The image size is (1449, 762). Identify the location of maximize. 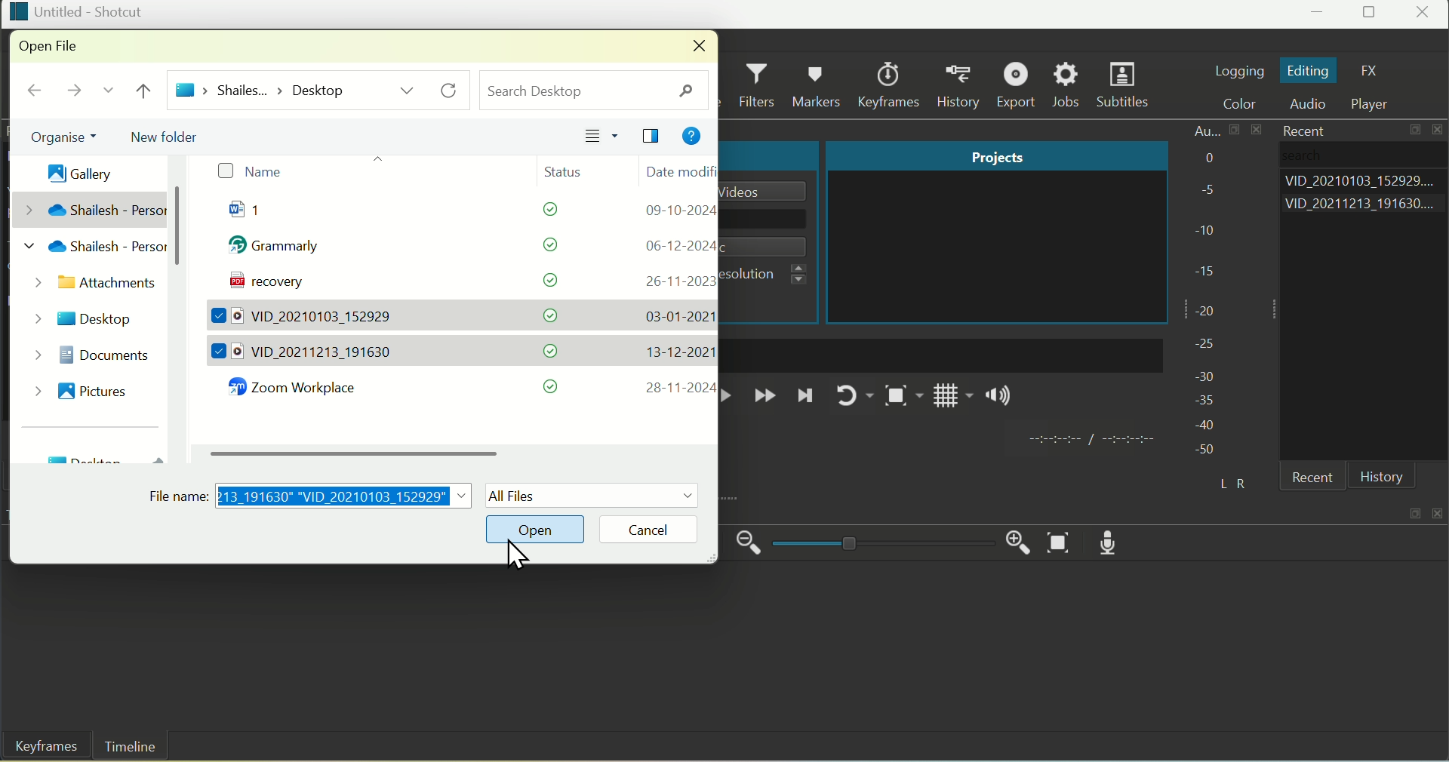
(1417, 132).